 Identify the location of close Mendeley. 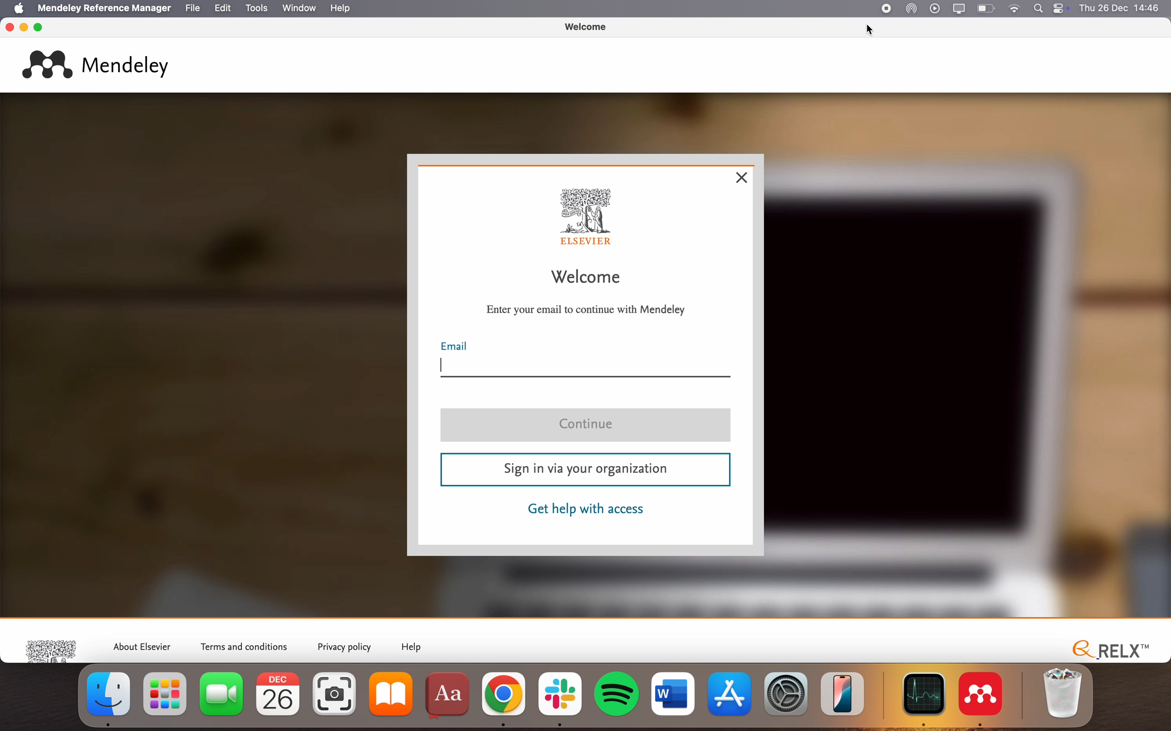
(8, 27).